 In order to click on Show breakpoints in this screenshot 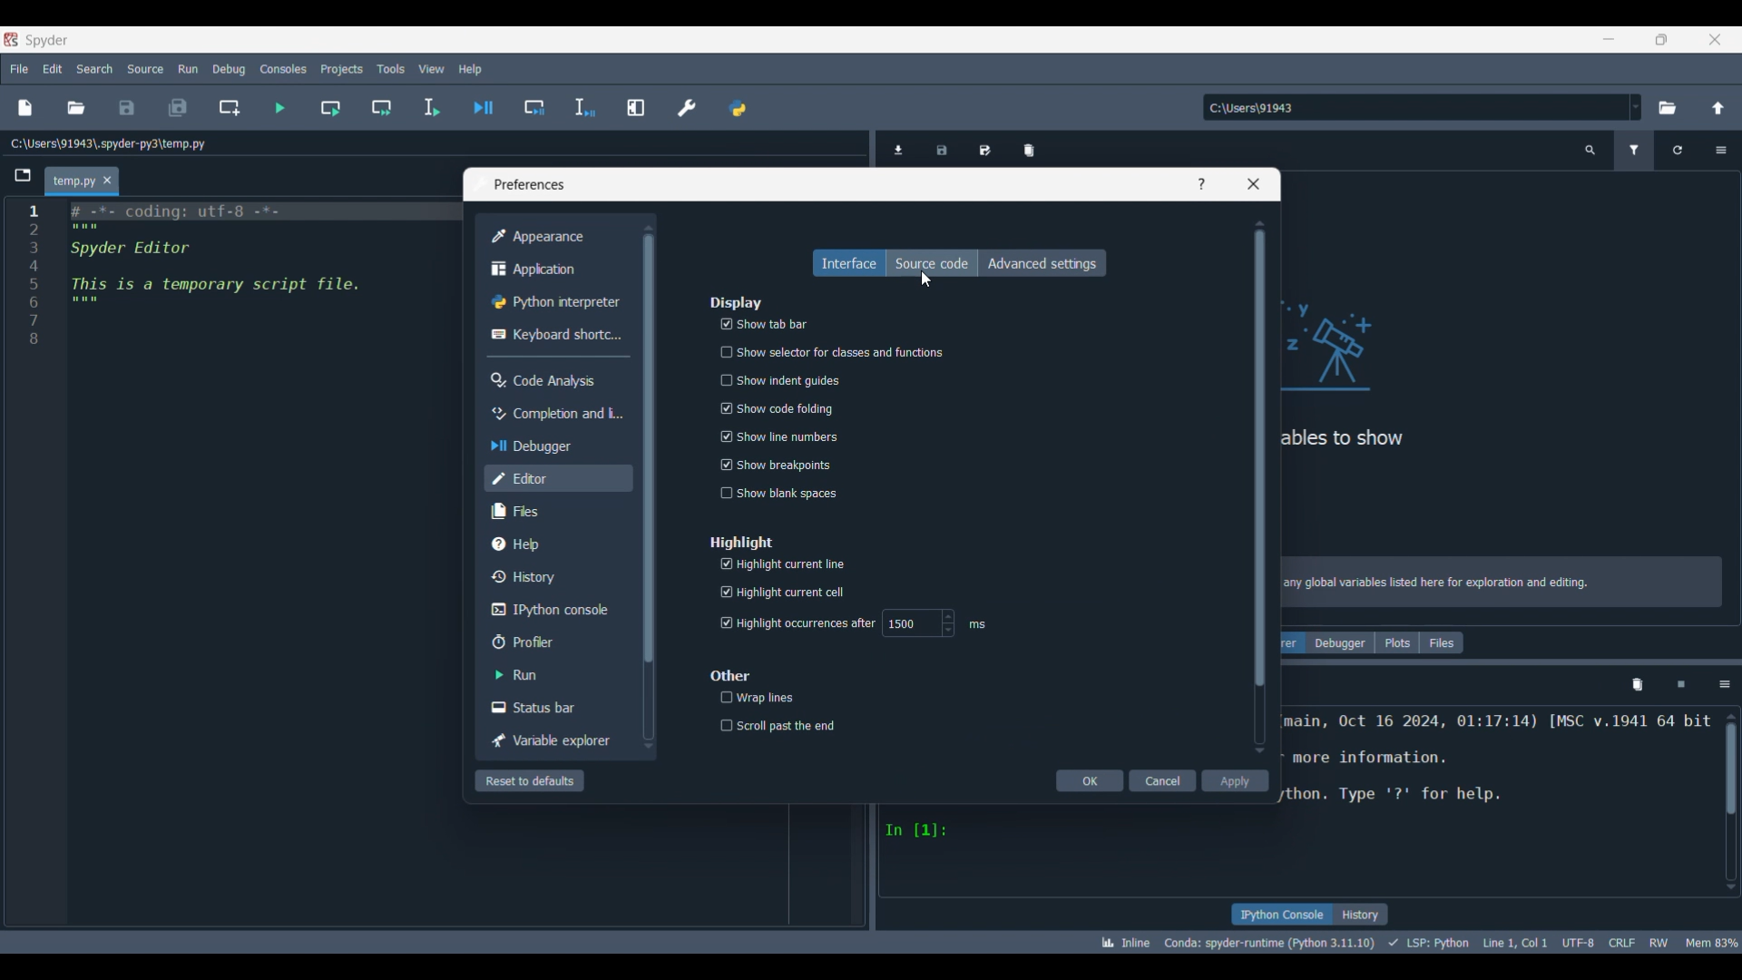, I will do `click(775, 465)`.